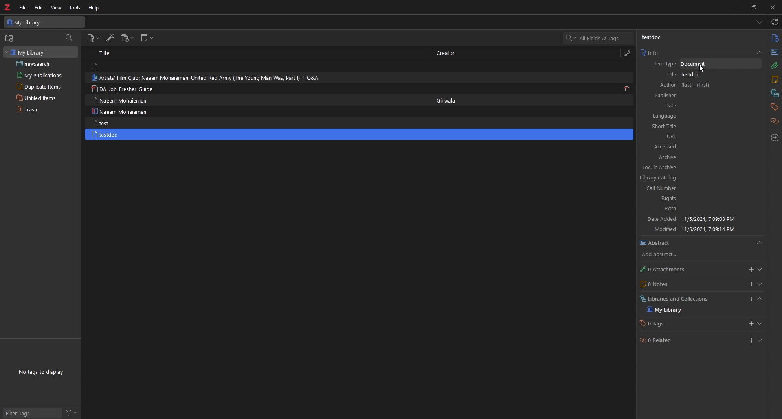 This screenshot has width=782, height=419. What do you see at coordinates (753, 7) in the screenshot?
I see `resize` at bounding box center [753, 7].